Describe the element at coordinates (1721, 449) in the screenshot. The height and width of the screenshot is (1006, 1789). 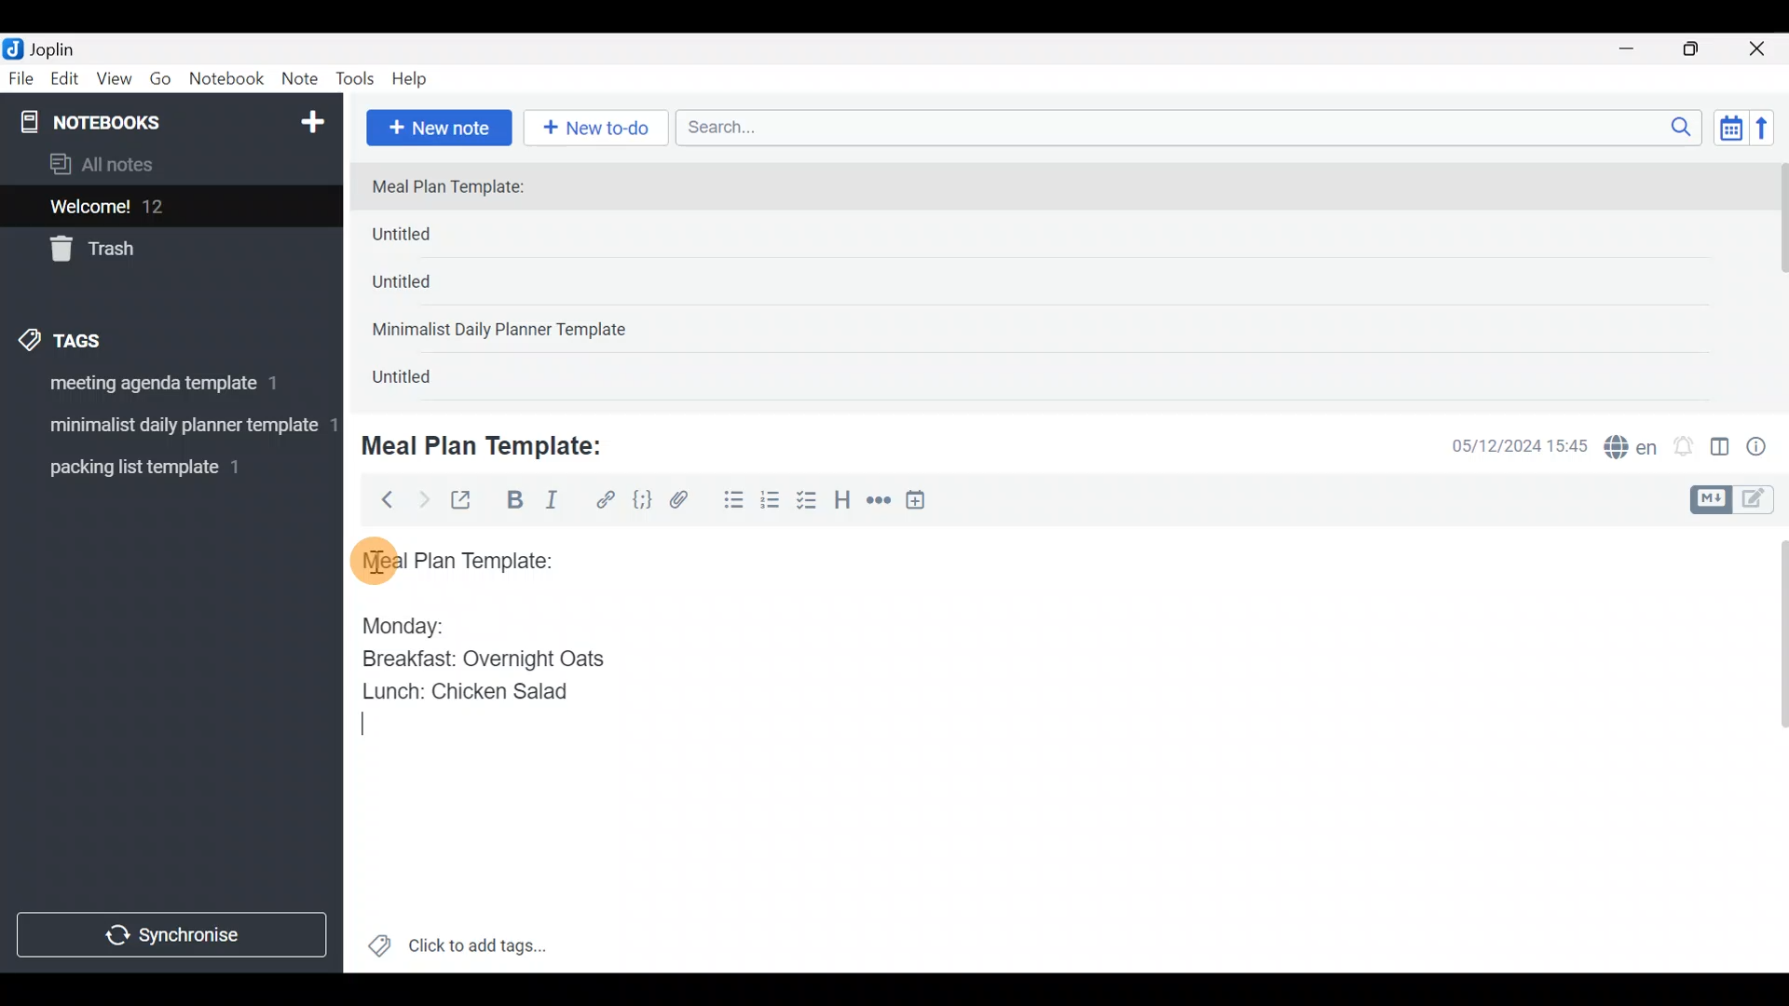
I see `Toggle editor layout` at that location.